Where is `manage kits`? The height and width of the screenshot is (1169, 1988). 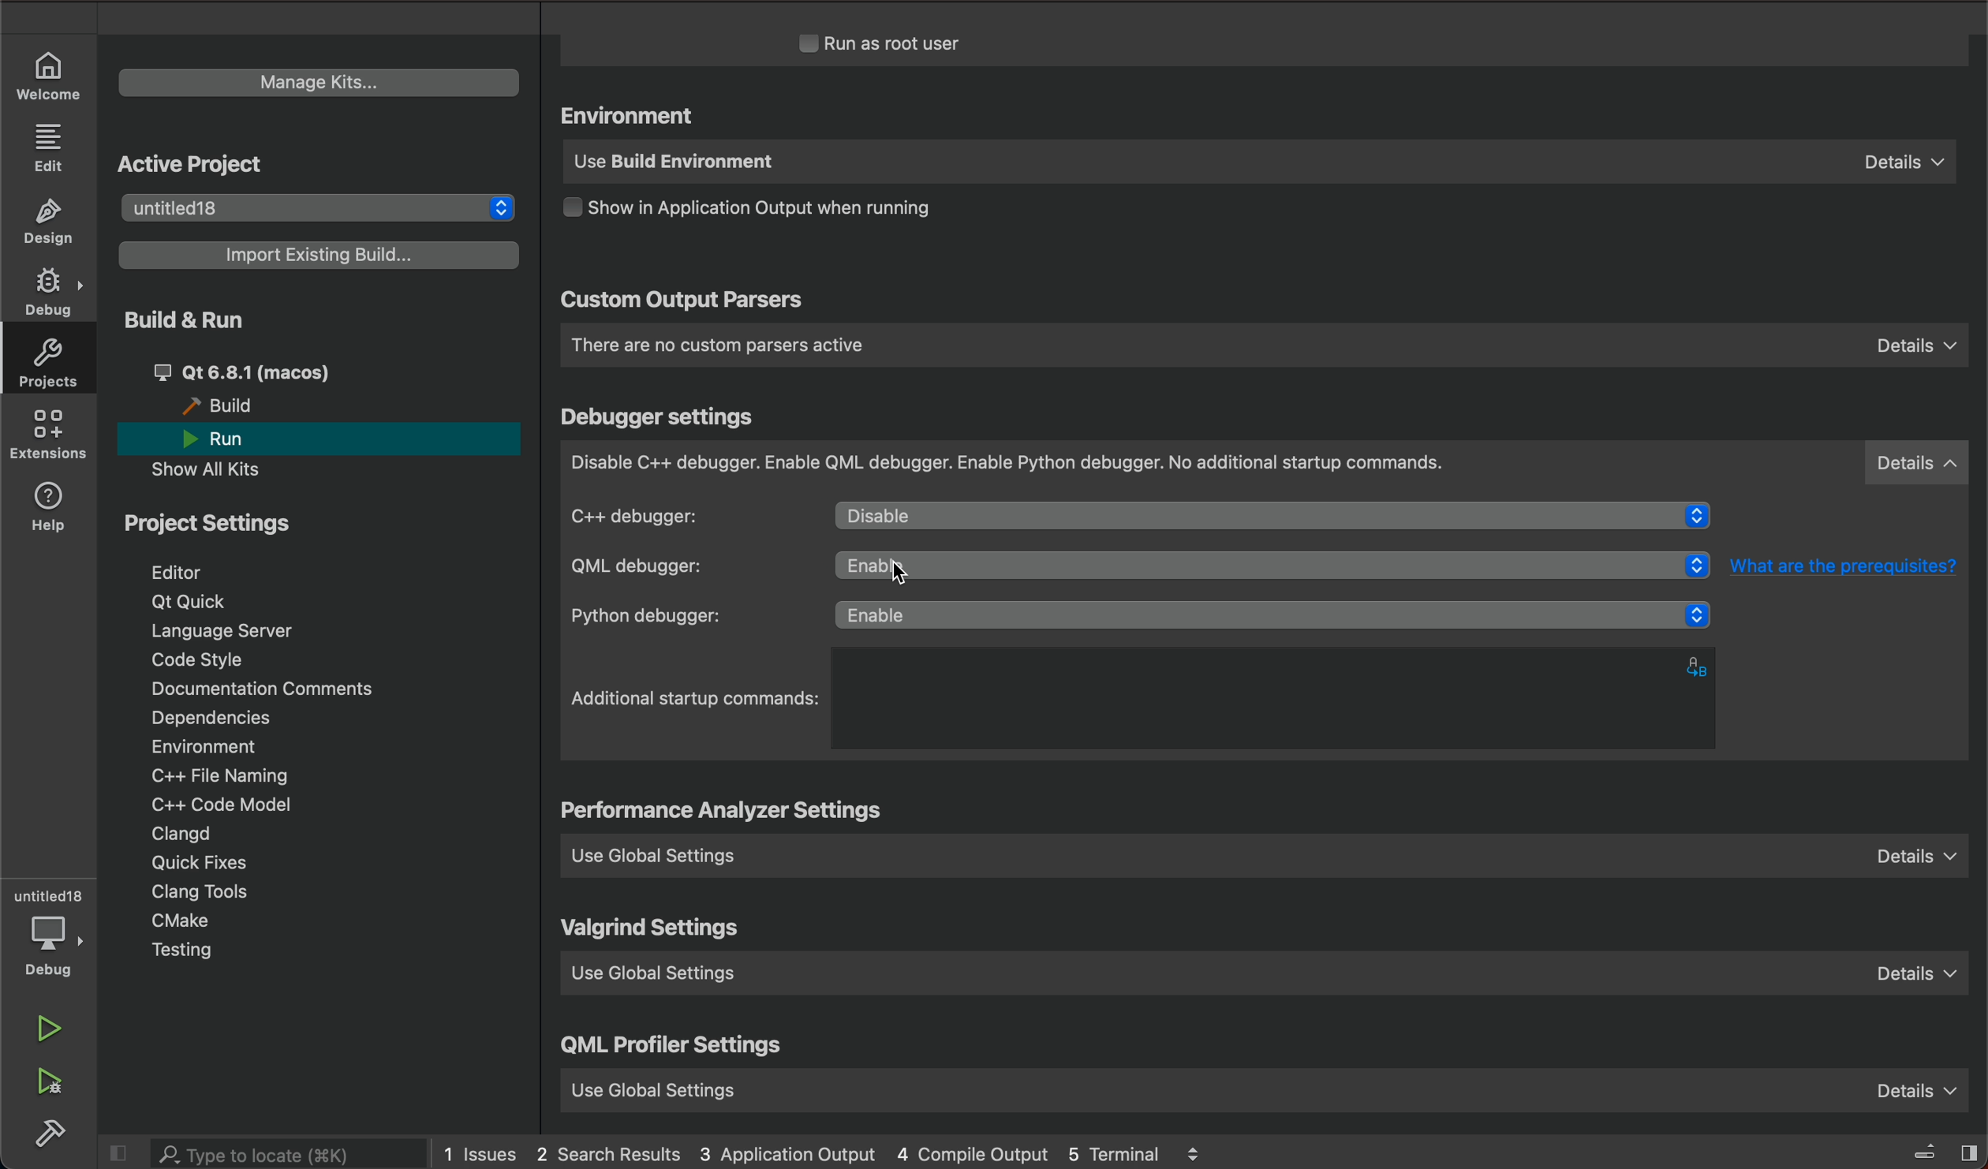 manage kits is located at coordinates (313, 79).